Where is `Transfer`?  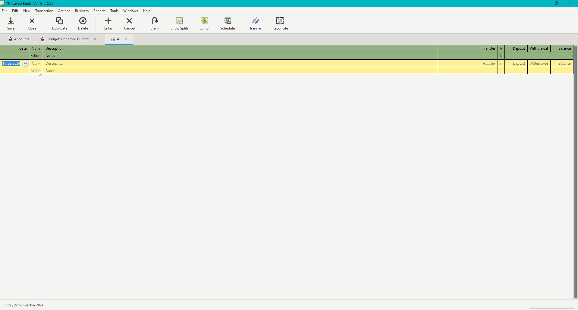 Transfer is located at coordinates (466, 48).